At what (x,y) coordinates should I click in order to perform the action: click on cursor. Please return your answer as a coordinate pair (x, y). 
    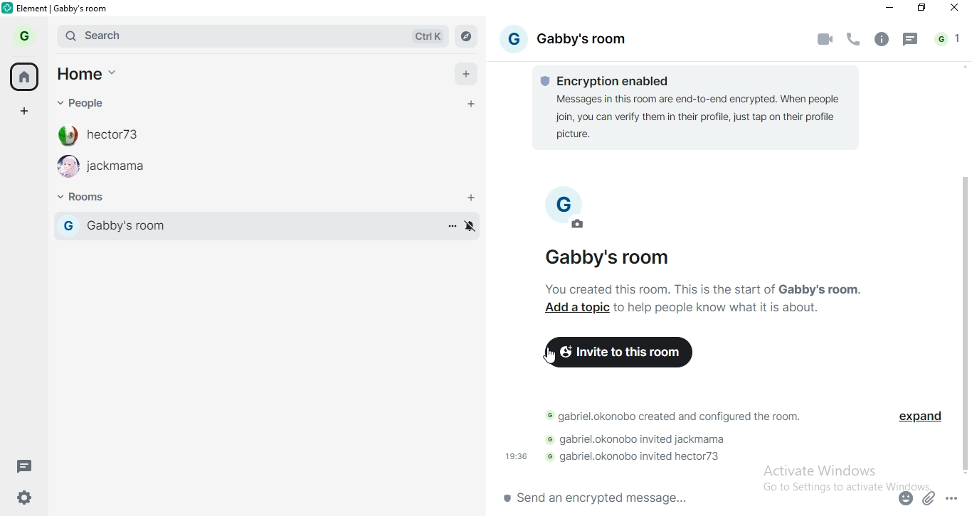
    Looking at the image, I should click on (549, 355).